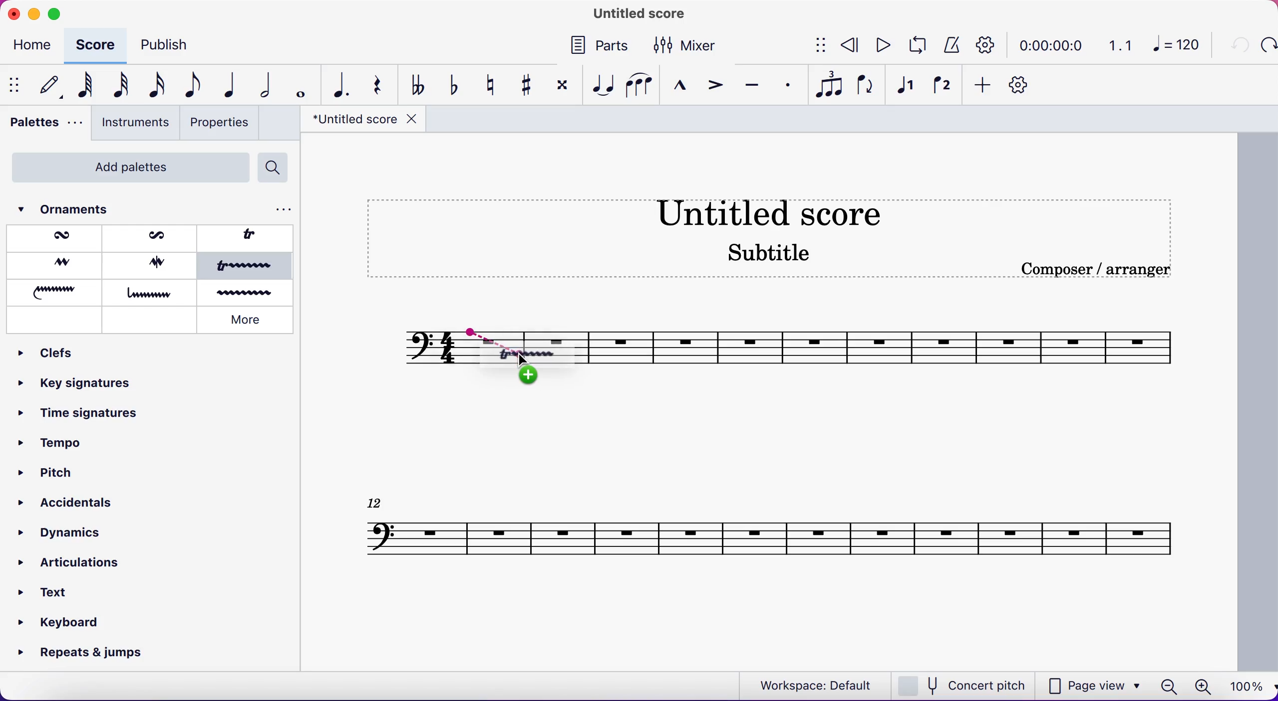 This screenshot has width=1278, height=701. What do you see at coordinates (893, 346) in the screenshot?
I see `score` at bounding box center [893, 346].